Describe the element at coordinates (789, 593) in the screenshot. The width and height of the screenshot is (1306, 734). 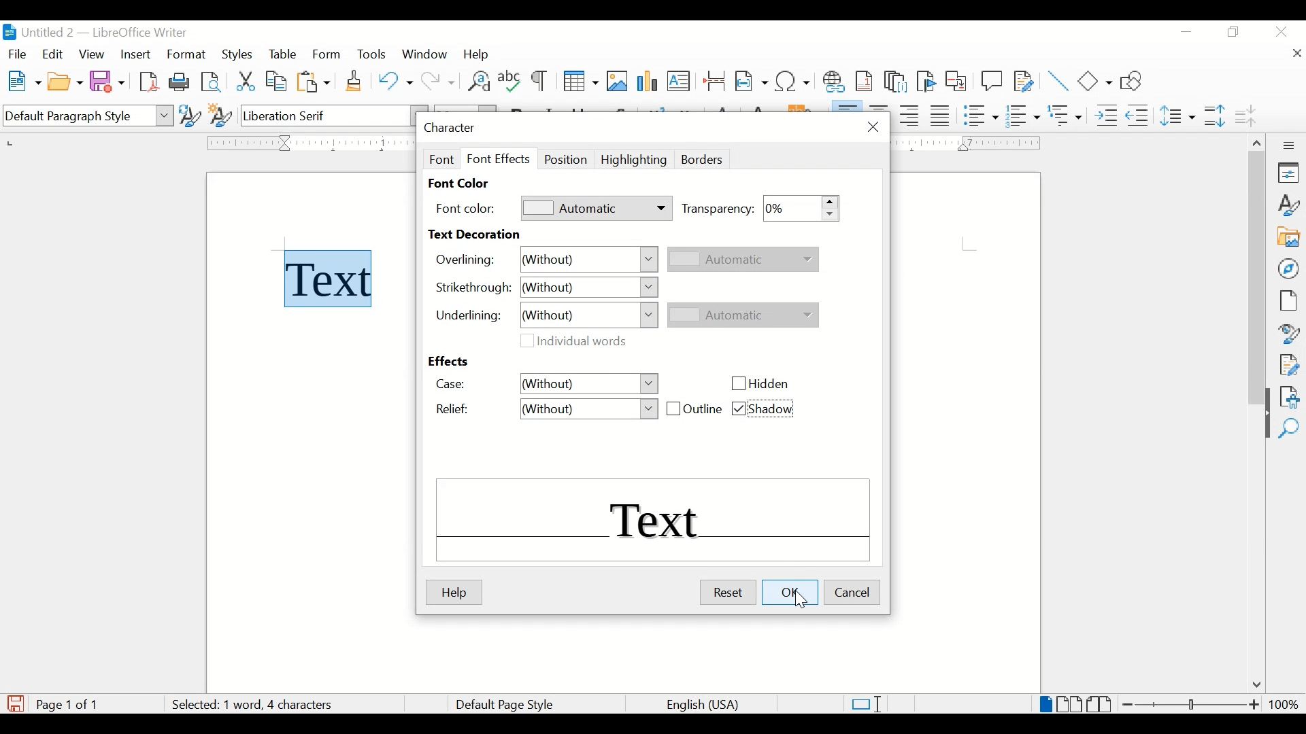
I see `ok highlighted` at that location.